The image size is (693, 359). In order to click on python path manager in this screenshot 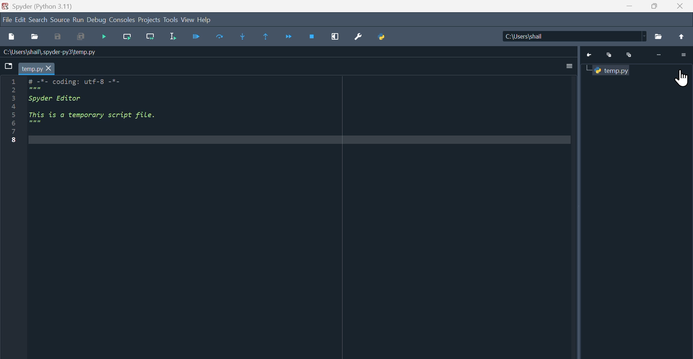, I will do `click(381, 38)`.